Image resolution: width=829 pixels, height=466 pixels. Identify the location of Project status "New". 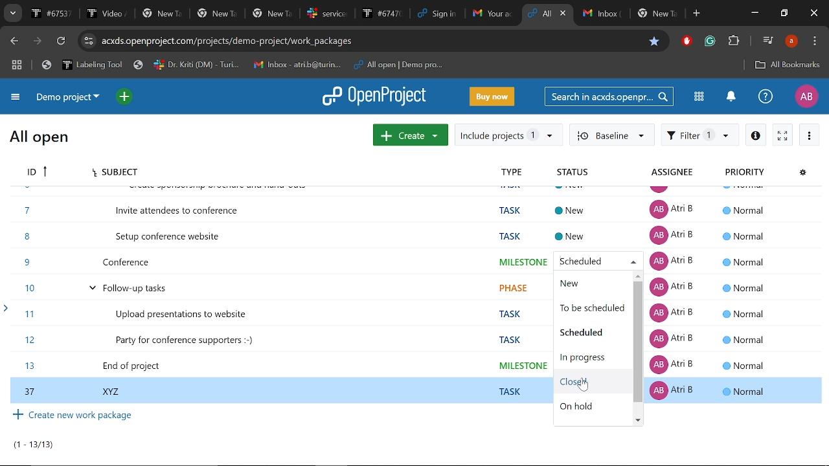
(589, 285).